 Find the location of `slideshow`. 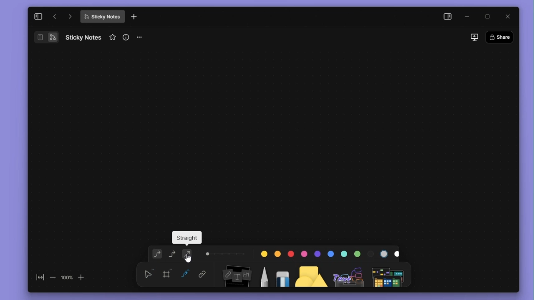

slideshow is located at coordinates (474, 37).